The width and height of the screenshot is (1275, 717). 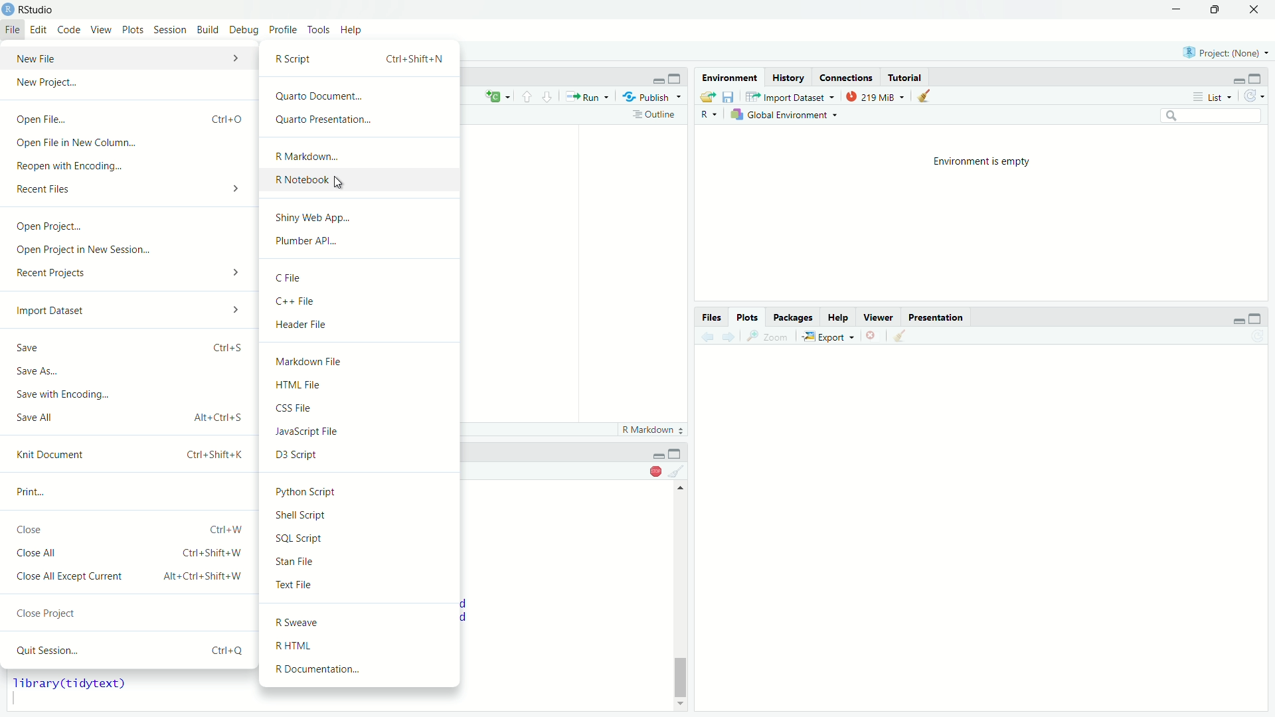 What do you see at coordinates (363, 429) in the screenshot?
I see `JavaScript File` at bounding box center [363, 429].